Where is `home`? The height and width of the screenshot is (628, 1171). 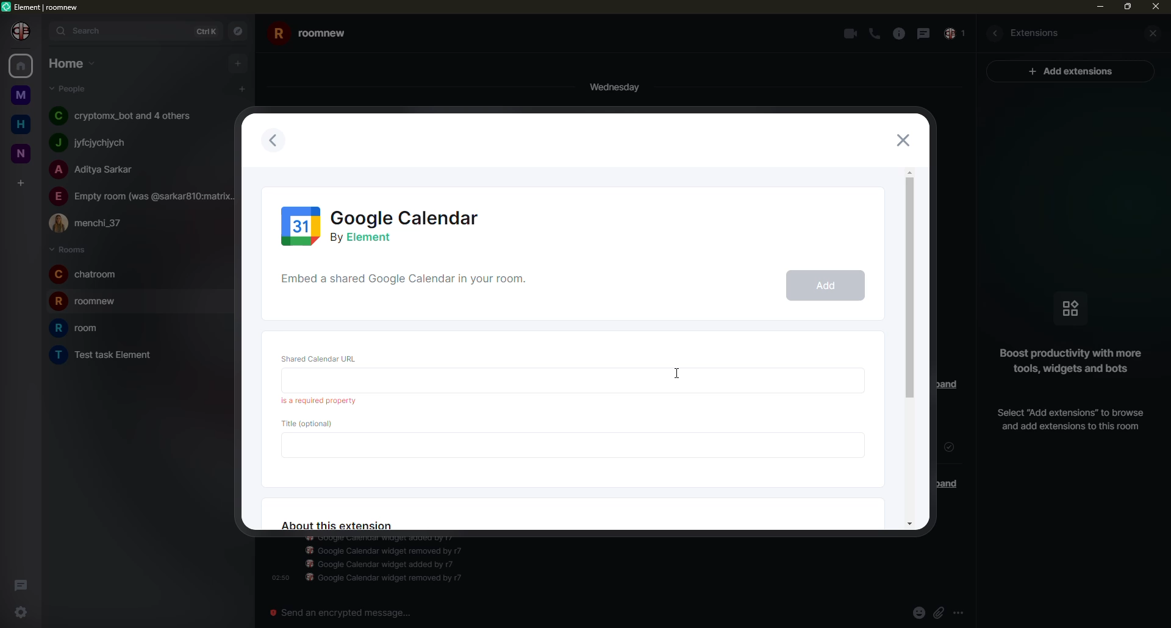
home is located at coordinates (21, 66).